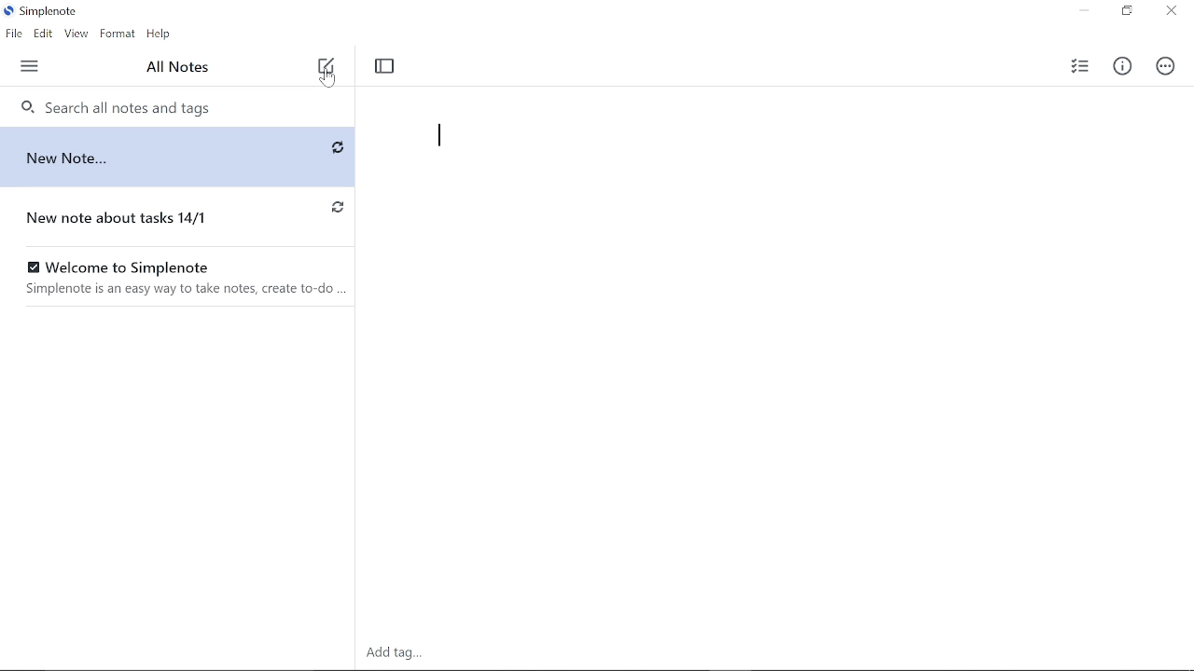  Describe the element at coordinates (145, 157) in the screenshot. I see `New note...` at that location.